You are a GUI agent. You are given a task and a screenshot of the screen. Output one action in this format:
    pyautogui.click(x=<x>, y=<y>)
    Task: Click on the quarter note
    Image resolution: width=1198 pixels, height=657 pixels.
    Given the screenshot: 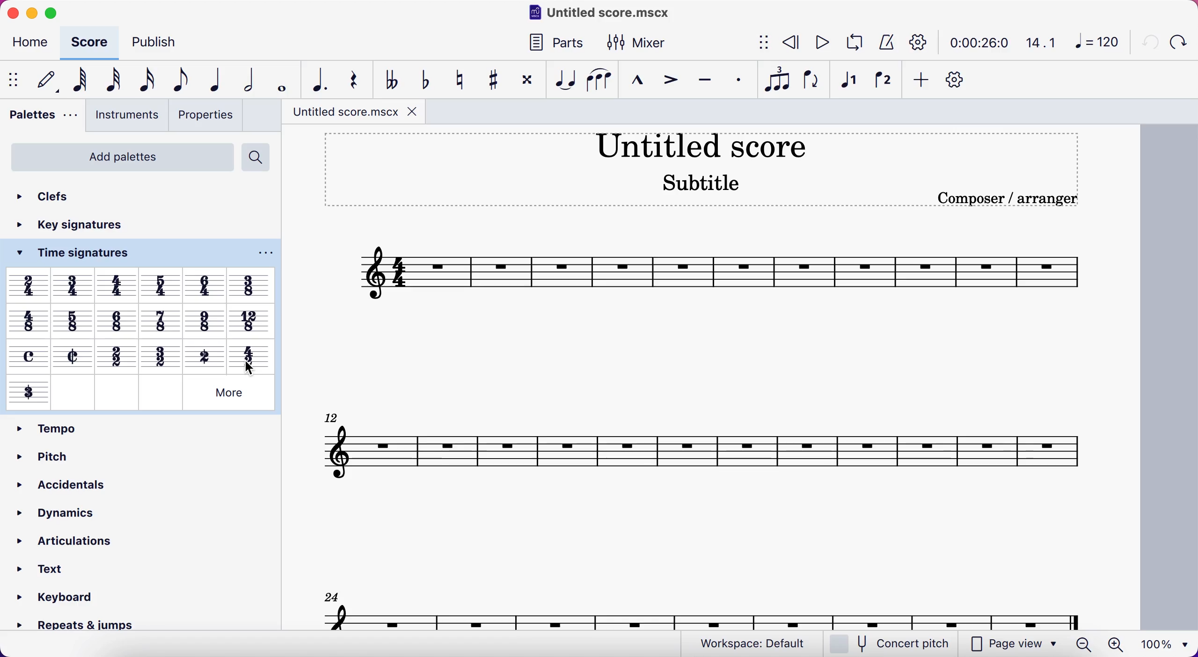 What is the action you would take?
    pyautogui.click(x=211, y=79)
    